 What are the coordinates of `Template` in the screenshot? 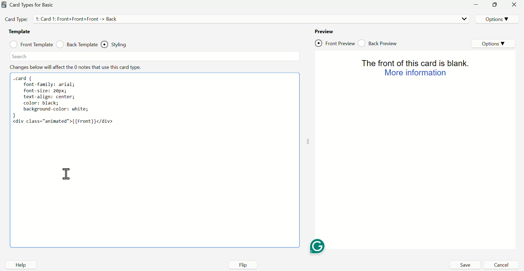 It's located at (20, 32).